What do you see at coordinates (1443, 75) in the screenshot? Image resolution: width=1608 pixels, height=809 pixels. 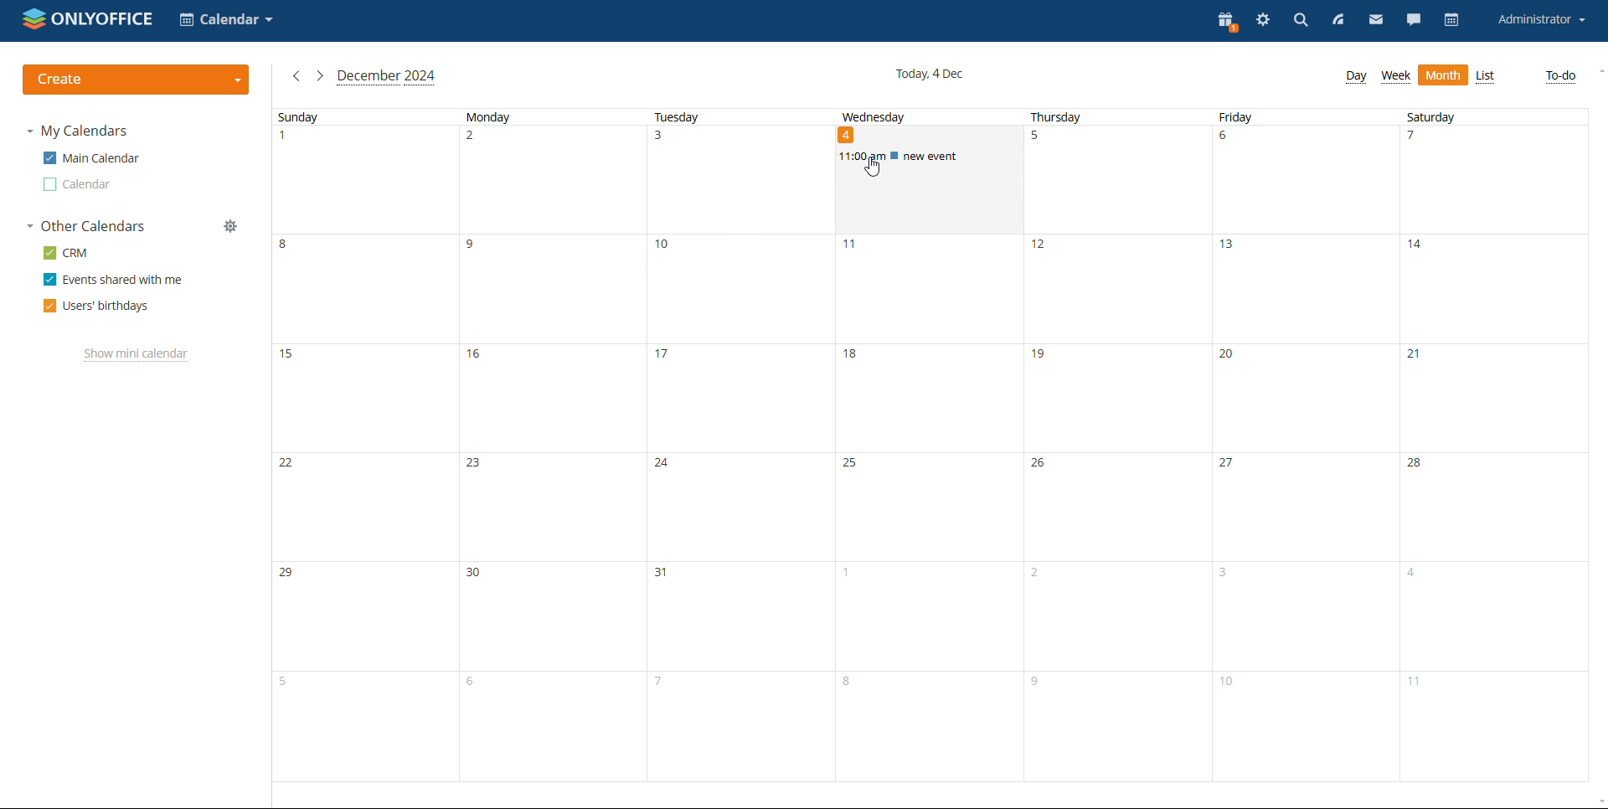 I see `list view` at bounding box center [1443, 75].